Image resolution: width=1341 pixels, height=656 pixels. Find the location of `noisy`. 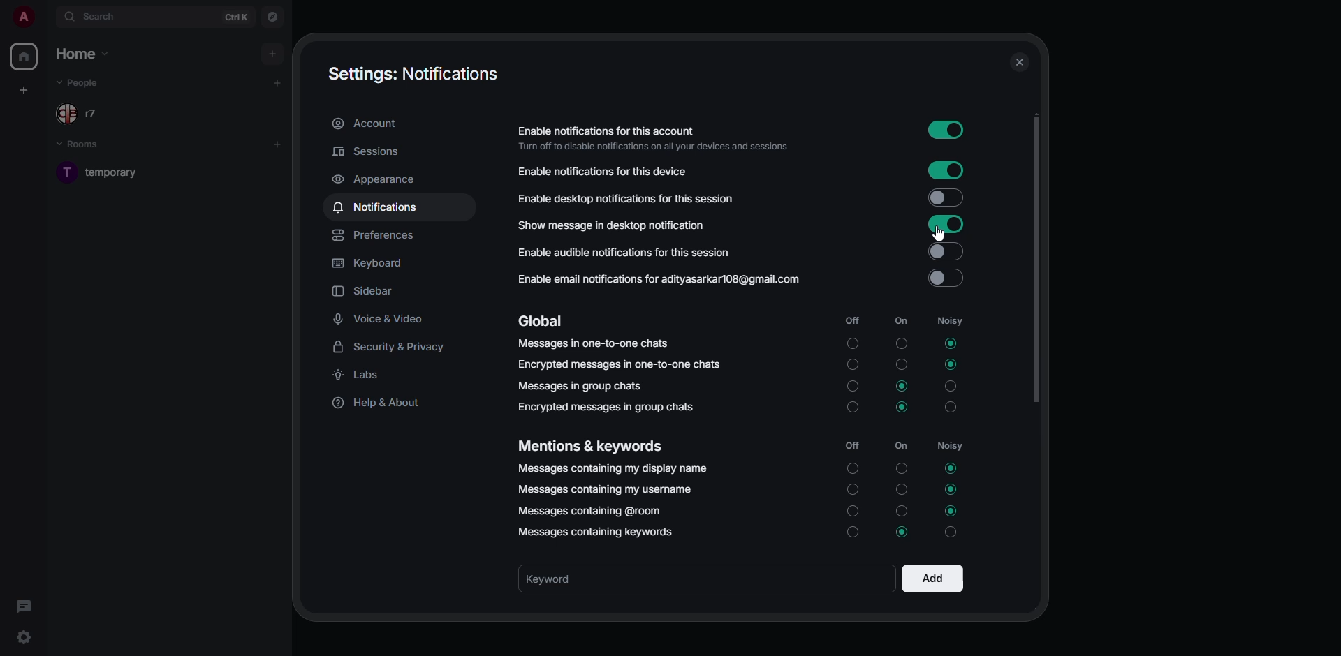

noisy is located at coordinates (955, 322).